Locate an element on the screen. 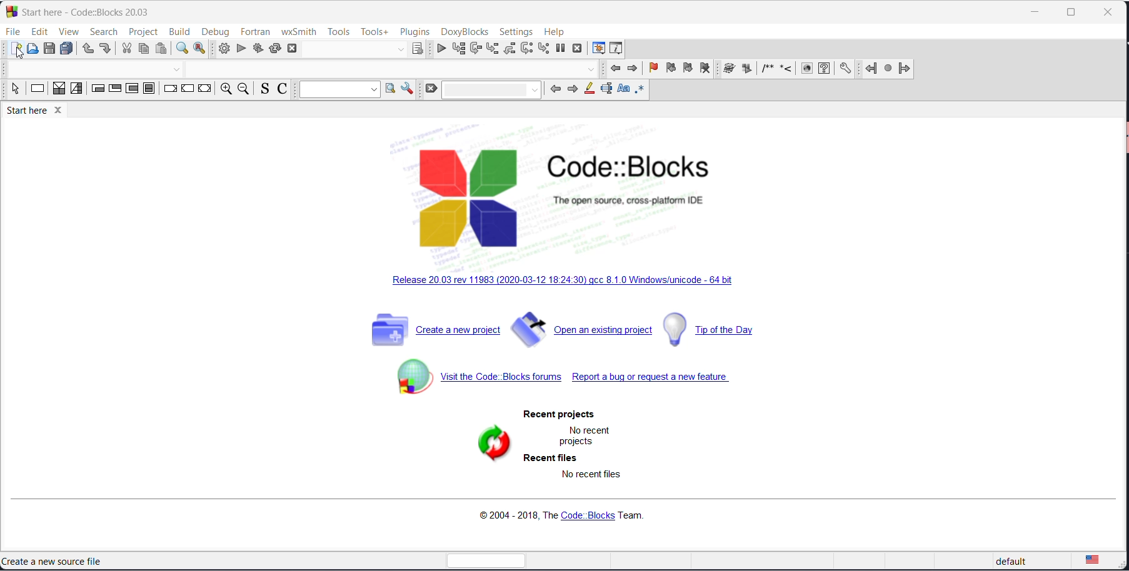 Image resolution: width=1129 pixels, height=571 pixels. next bookmark is located at coordinates (688, 69).